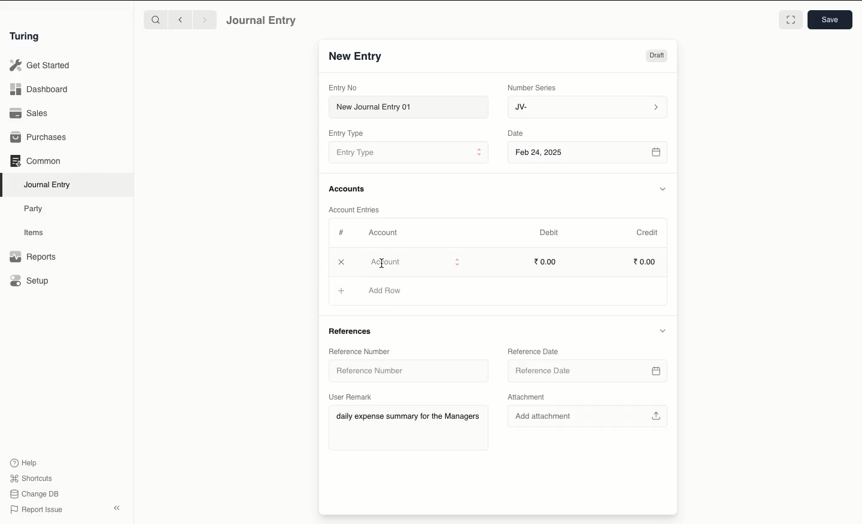 This screenshot has height=524, width=862. What do you see at coordinates (517, 133) in the screenshot?
I see `Date` at bounding box center [517, 133].